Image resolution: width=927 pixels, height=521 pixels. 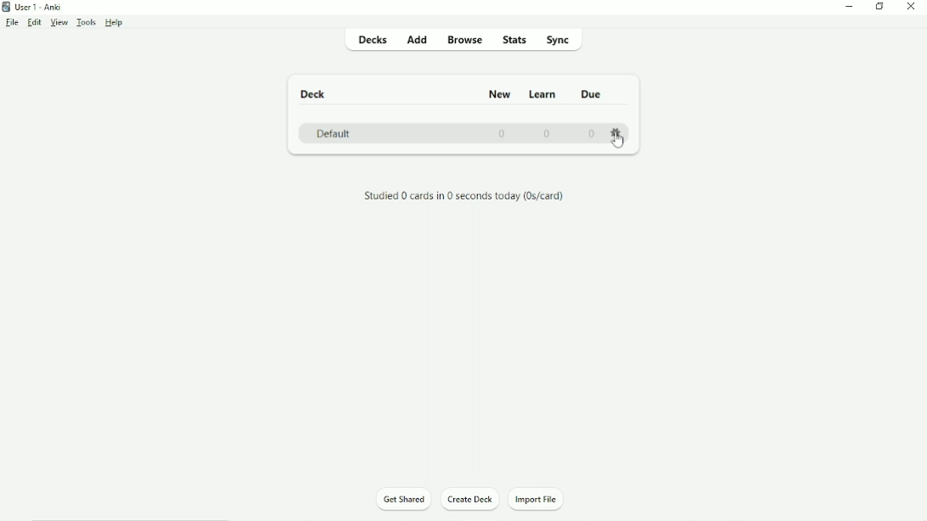 I want to click on New, so click(x=499, y=94).